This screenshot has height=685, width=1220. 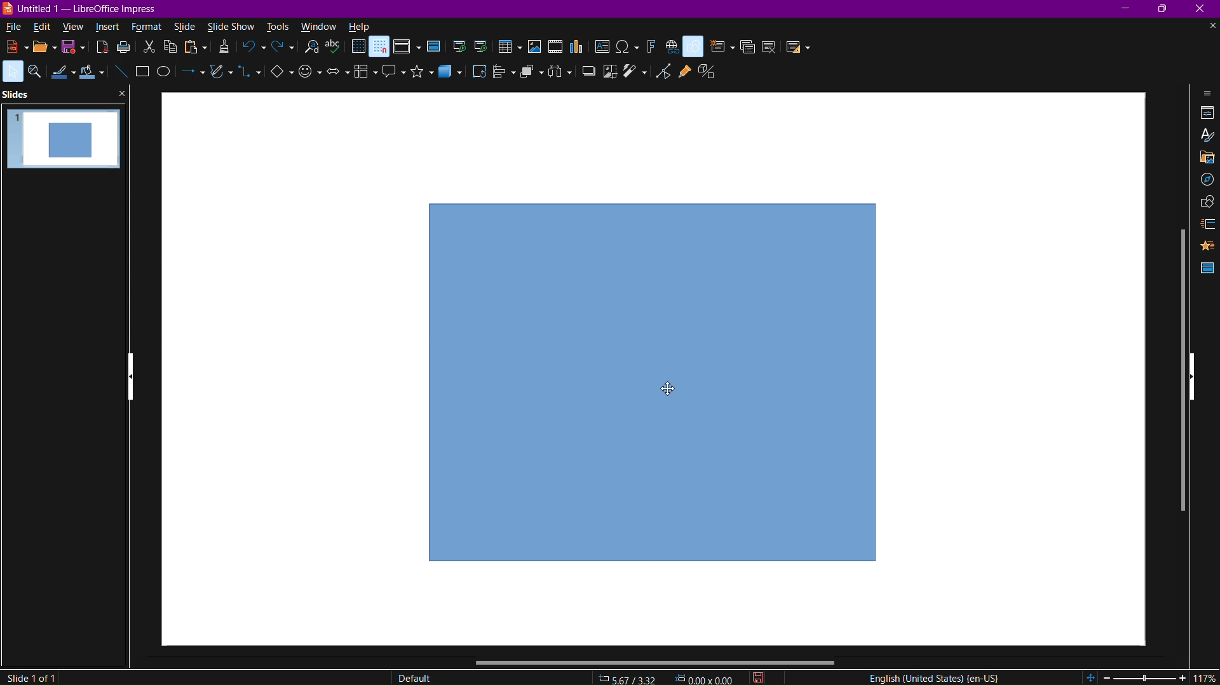 I want to click on close pane, so click(x=121, y=94).